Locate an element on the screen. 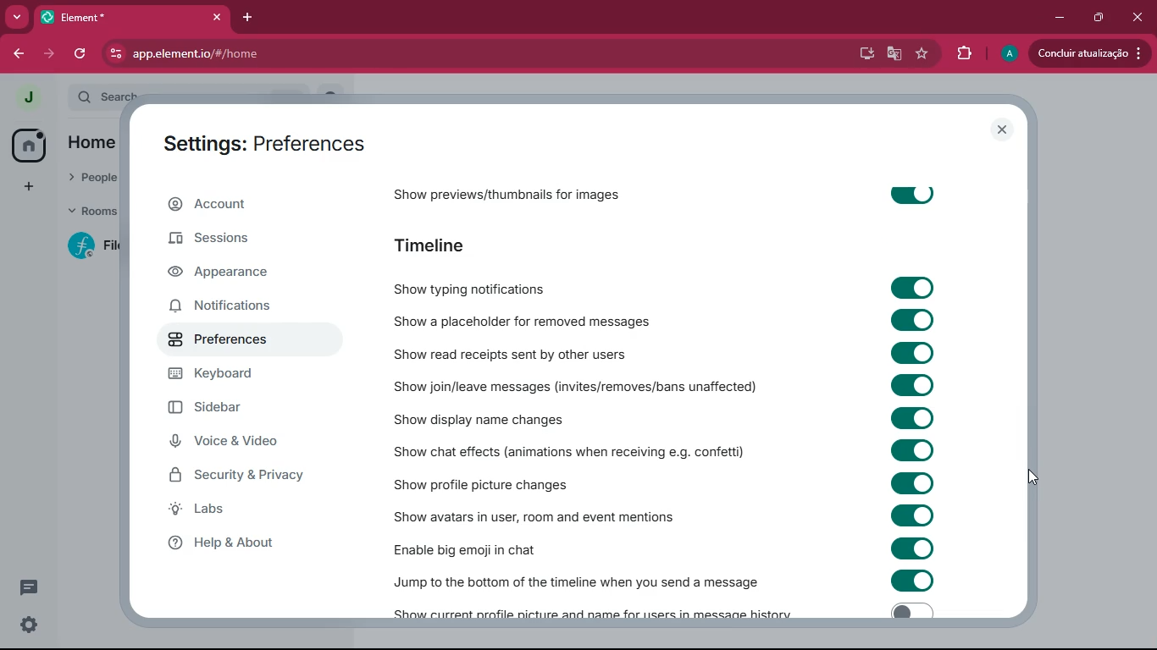 The image size is (1157, 650). toggle on is located at coordinates (911, 194).